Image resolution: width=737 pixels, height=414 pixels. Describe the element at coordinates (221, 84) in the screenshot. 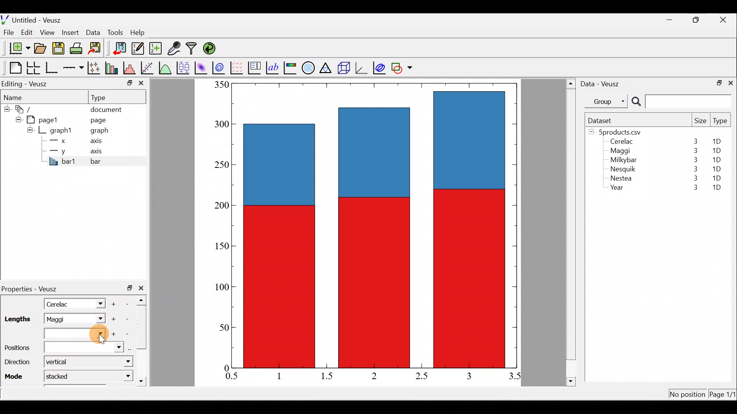

I see `350` at that location.